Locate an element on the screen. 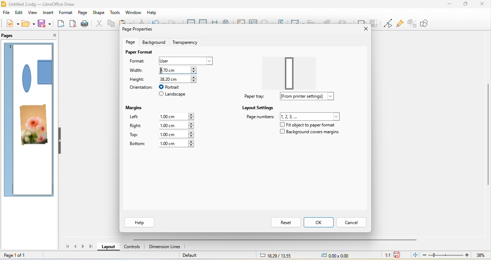 This screenshot has width=491, height=260. layout settings is located at coordinates (259, 107).